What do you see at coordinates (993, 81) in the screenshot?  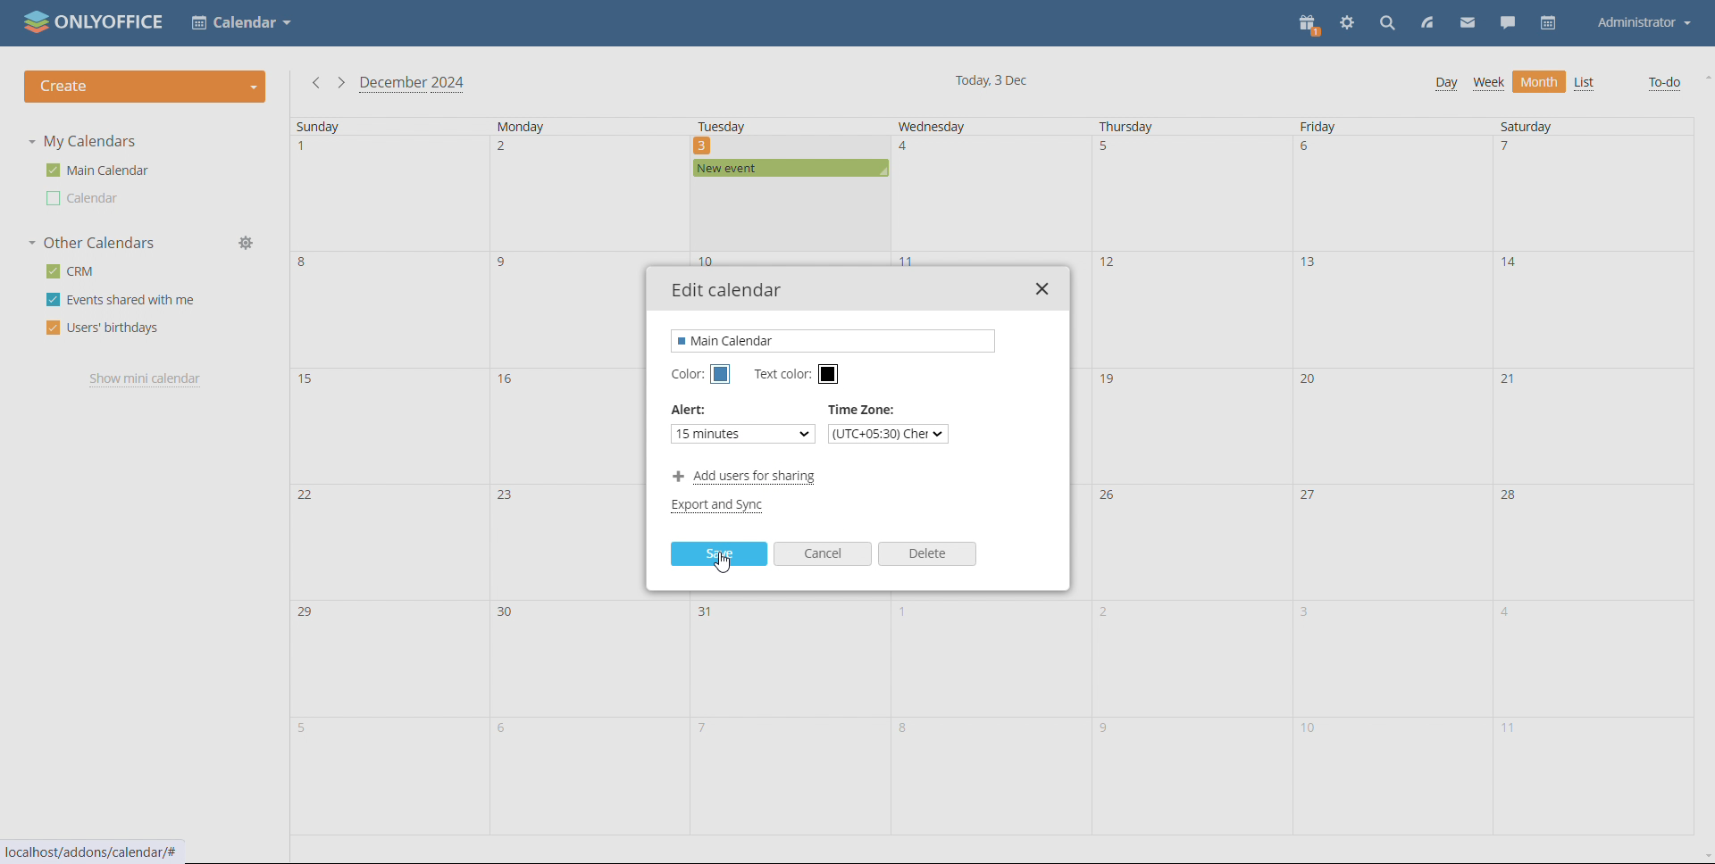 I see `current date` at bounding box center [993, 81].